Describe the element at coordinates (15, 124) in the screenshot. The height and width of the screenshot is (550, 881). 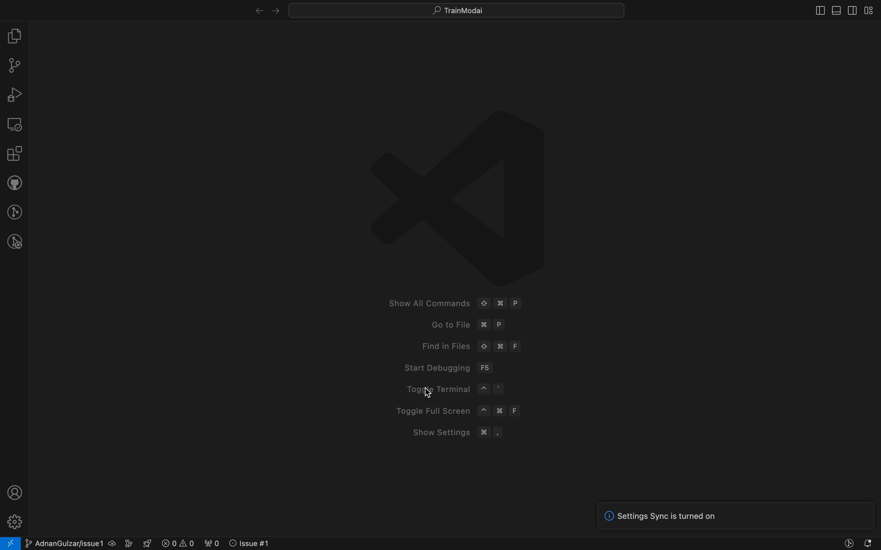
I see `remote` at that location.